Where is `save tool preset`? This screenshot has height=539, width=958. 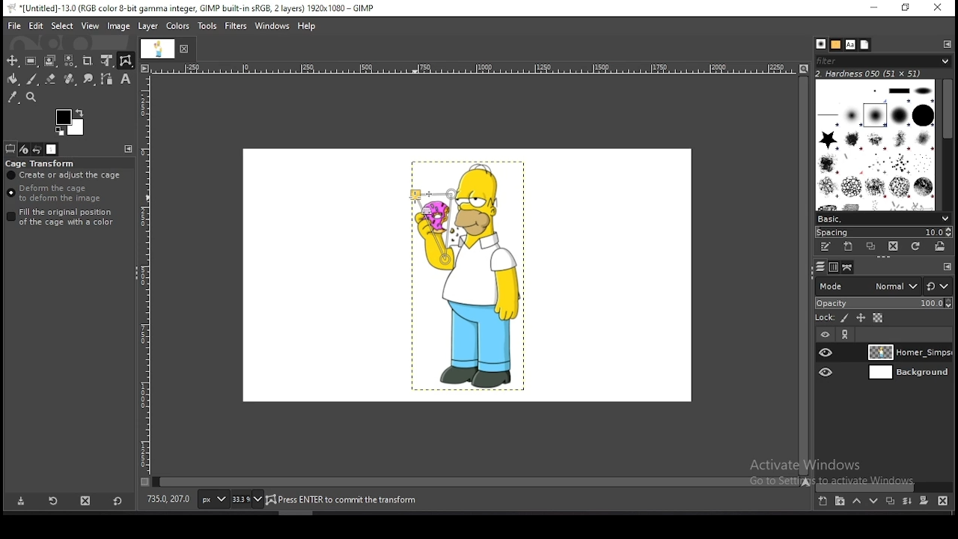 save tool preset is located at coordinates (21, 502).